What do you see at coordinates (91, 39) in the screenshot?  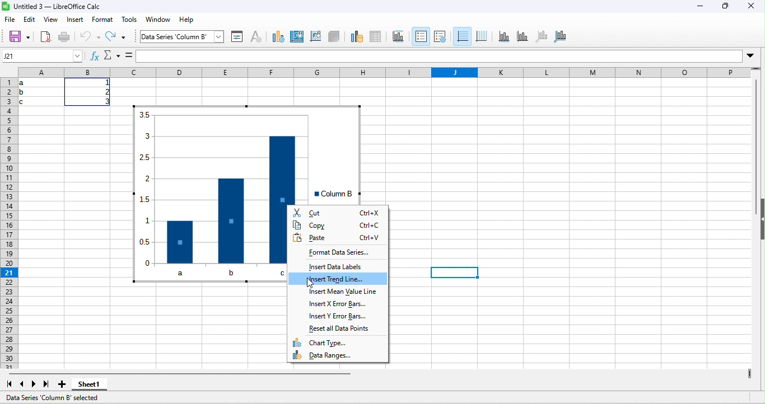 I see `undo` at bounding box center [91, 39].